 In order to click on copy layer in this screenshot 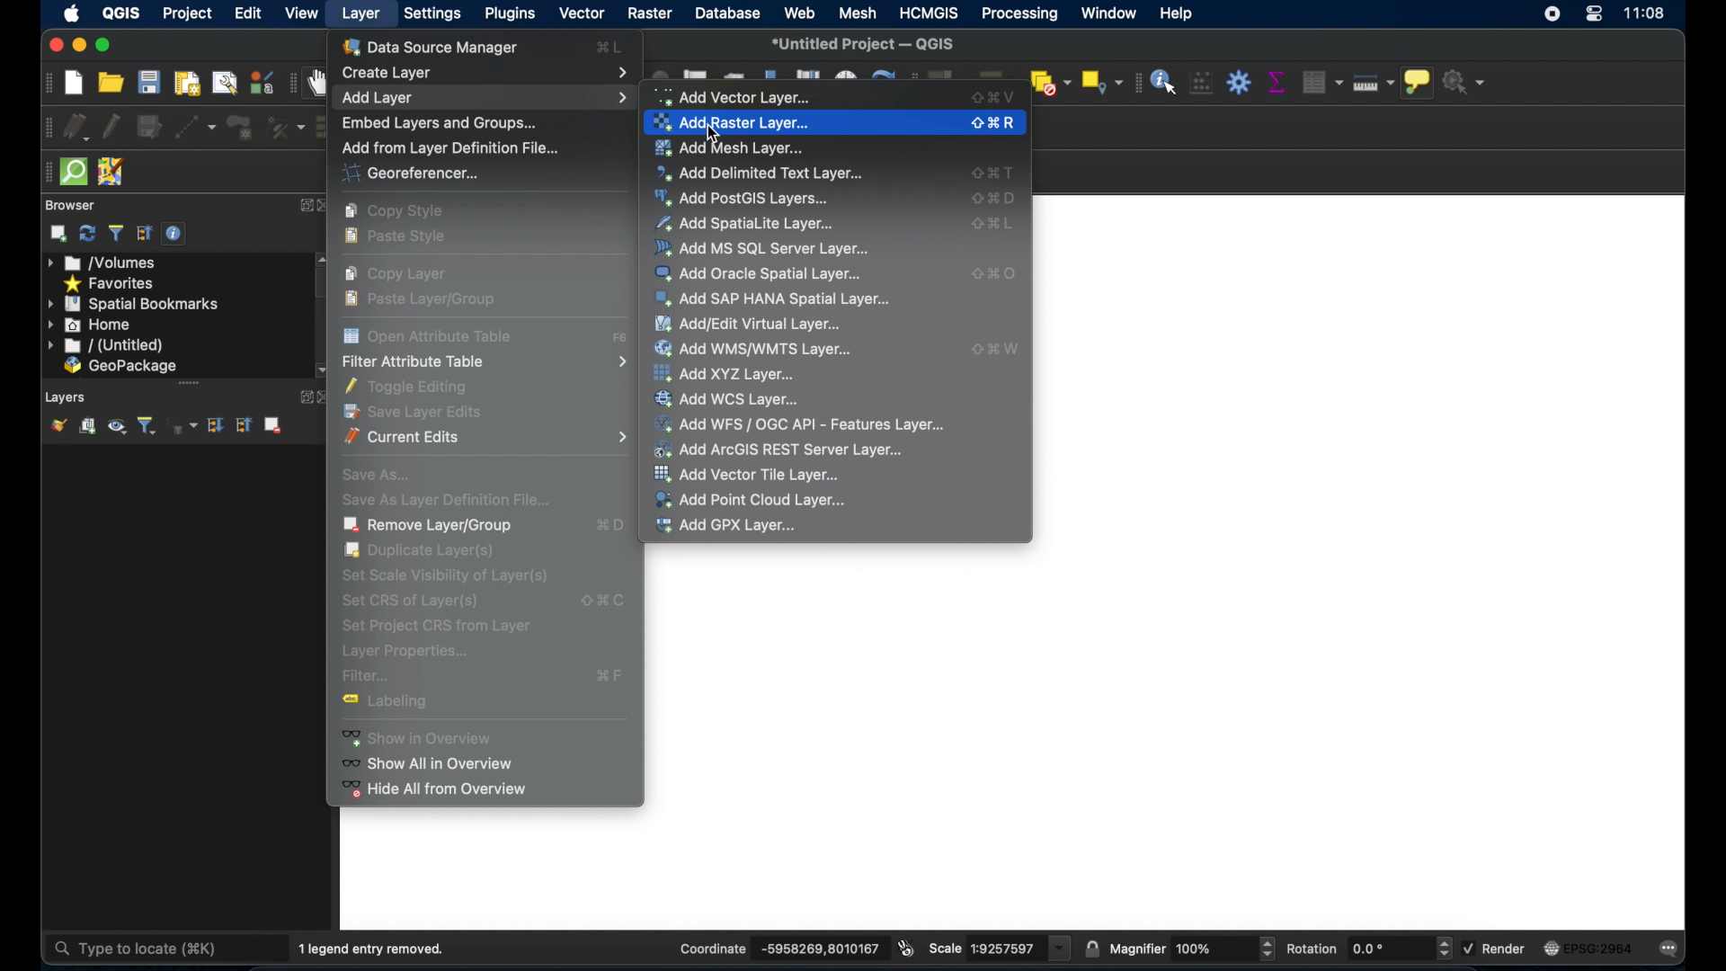, I will do `click(402, 273)`.